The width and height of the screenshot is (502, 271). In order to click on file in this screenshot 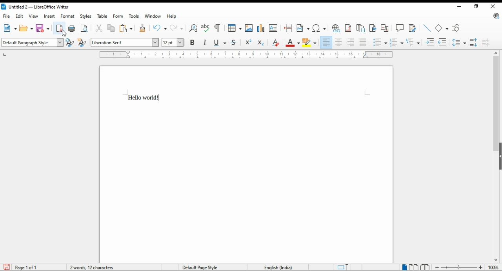, I will do `click(6, 16)`.